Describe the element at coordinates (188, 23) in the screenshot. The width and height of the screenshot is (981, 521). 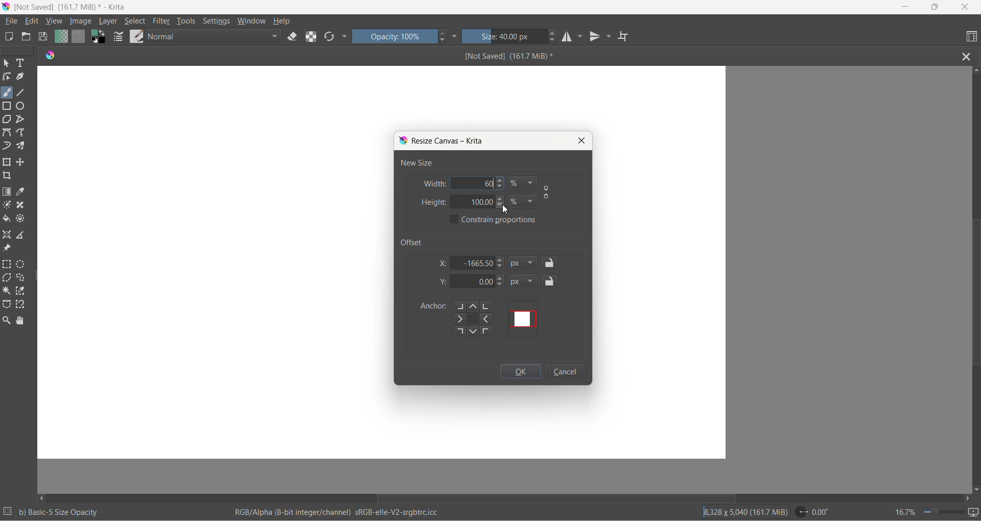
I see `tools` at that location.